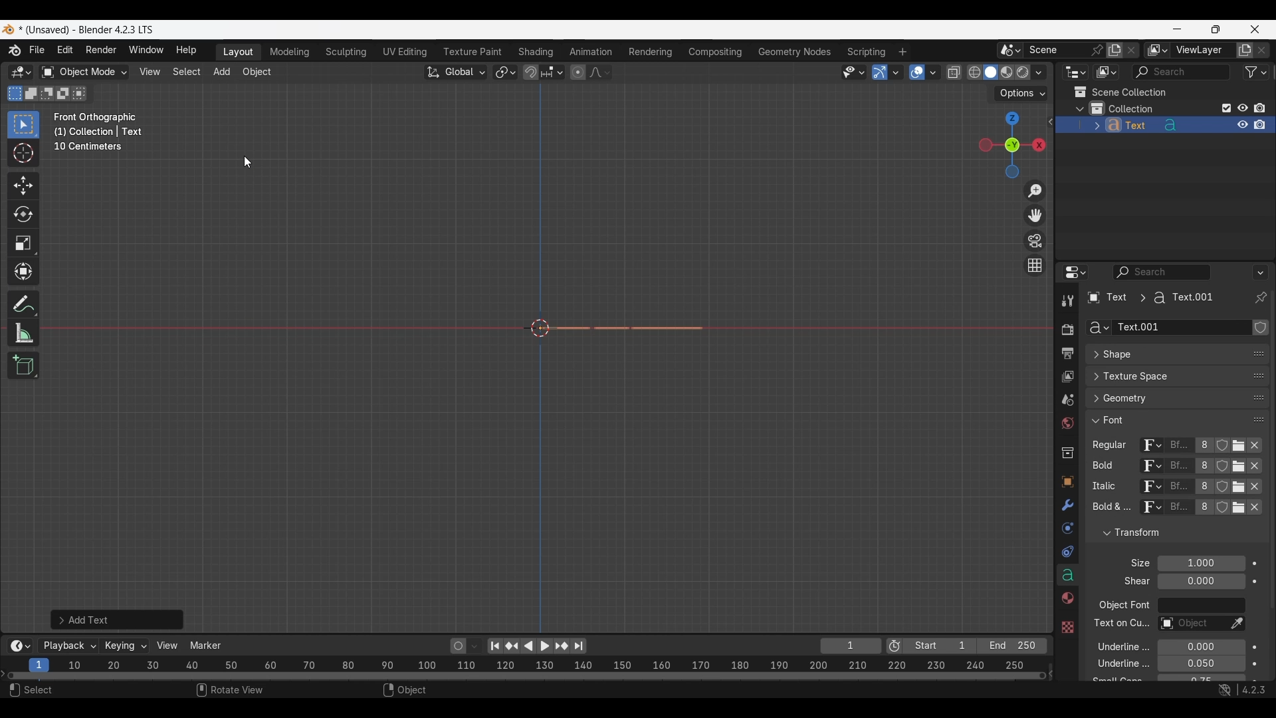 The height and width of the screenshot is (718, 1276). Describe the element at coordinates (1256, 72) in the screenshot. I see `Filter` at that location.